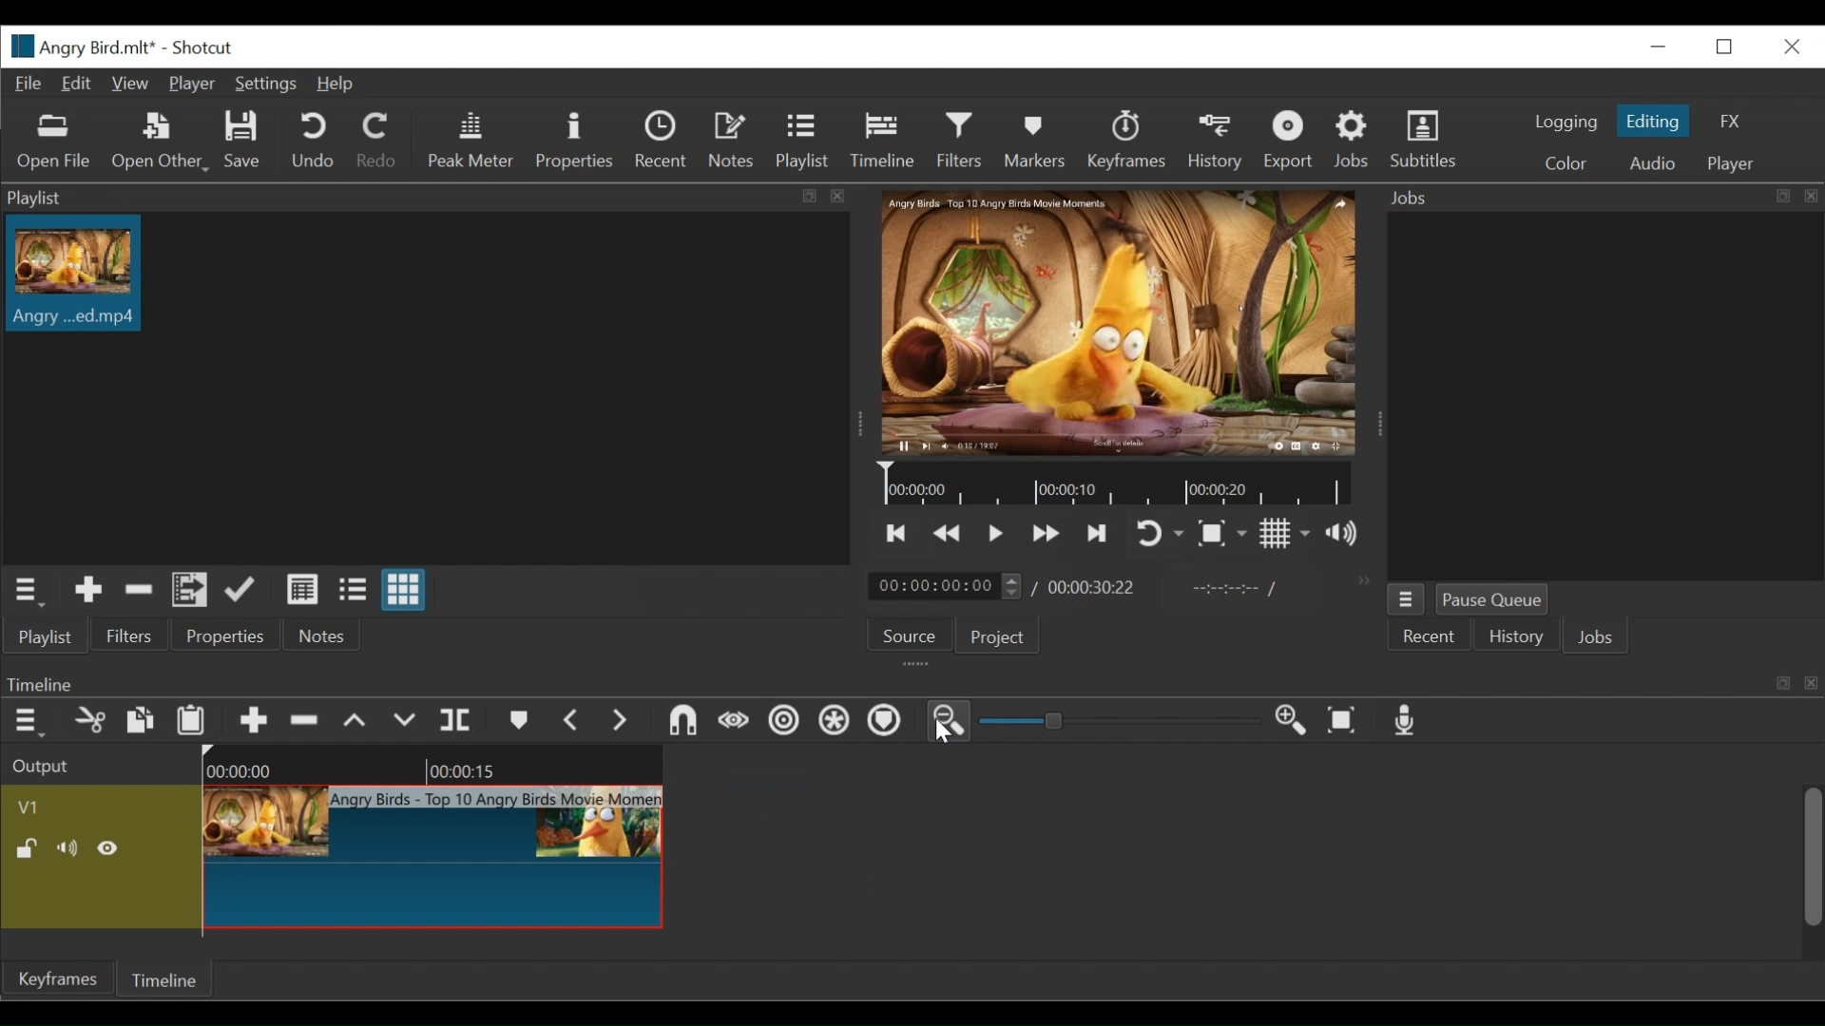 Image resolution: width=1825 pixels, height=1026 pixels. I want to click on Open Files, so click(55, 142).